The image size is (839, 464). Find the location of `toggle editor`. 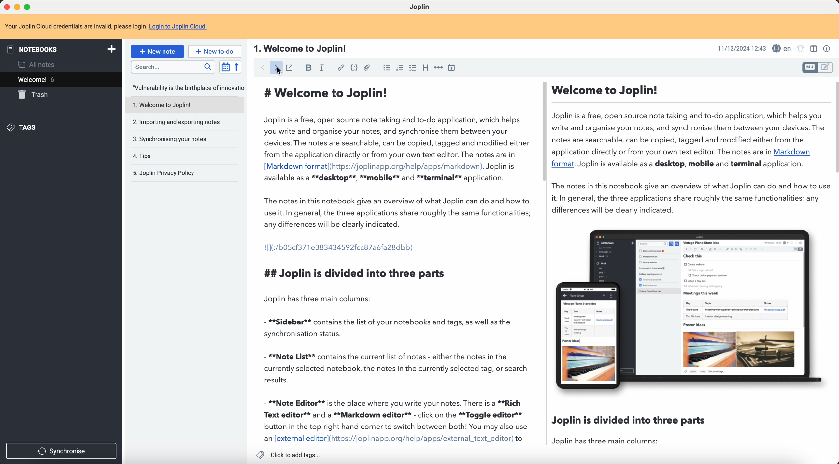

toggle editor is located at coordinates (828, 67).